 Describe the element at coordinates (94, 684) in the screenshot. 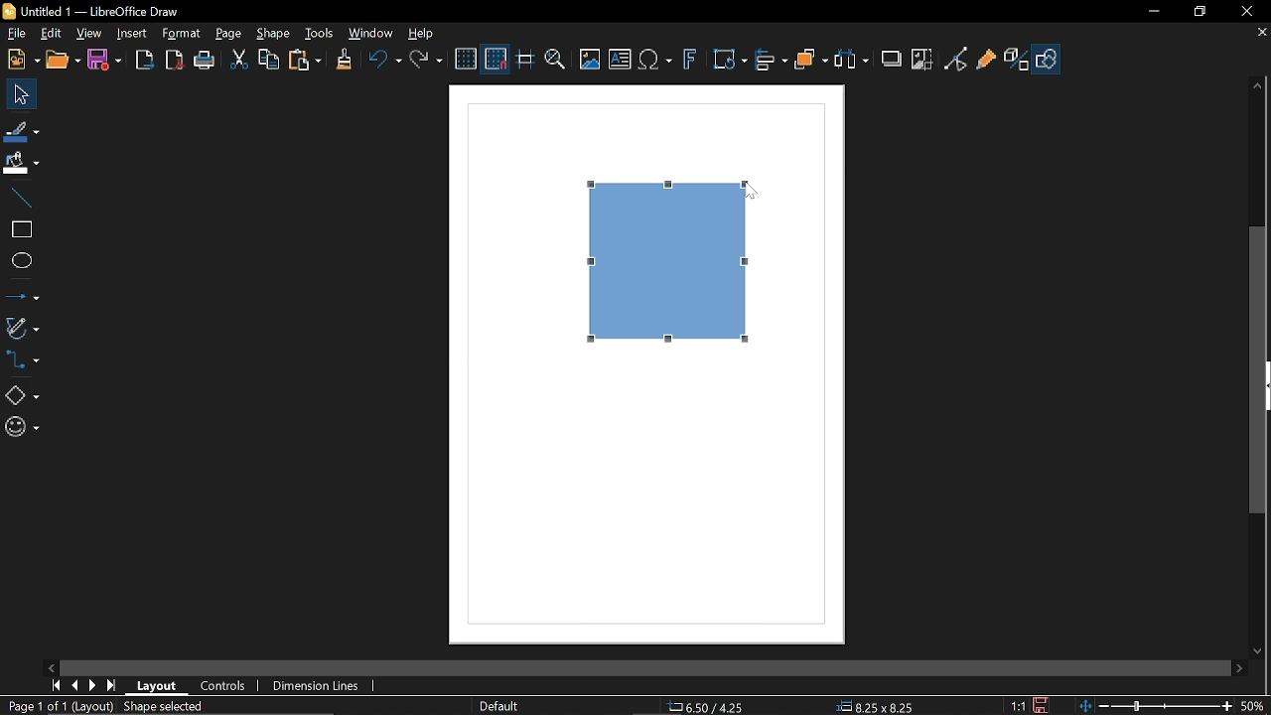

I see `next page` at that location.